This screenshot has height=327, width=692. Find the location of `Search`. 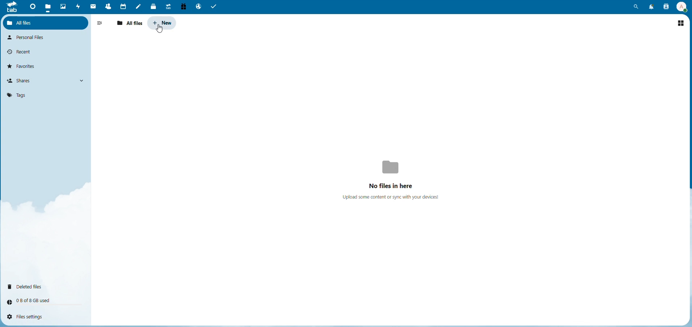

Search is located at coordinates (637, 6).